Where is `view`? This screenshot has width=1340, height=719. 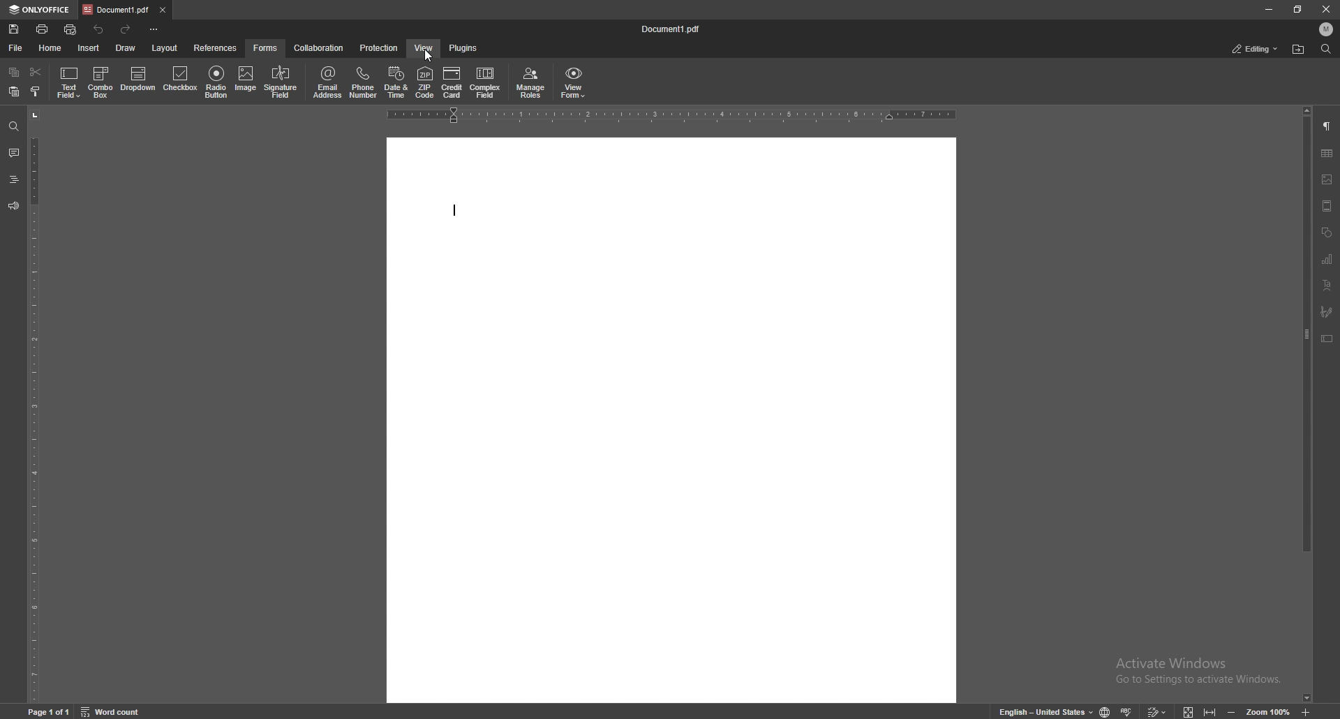
view is located at coordinates (423, 47).